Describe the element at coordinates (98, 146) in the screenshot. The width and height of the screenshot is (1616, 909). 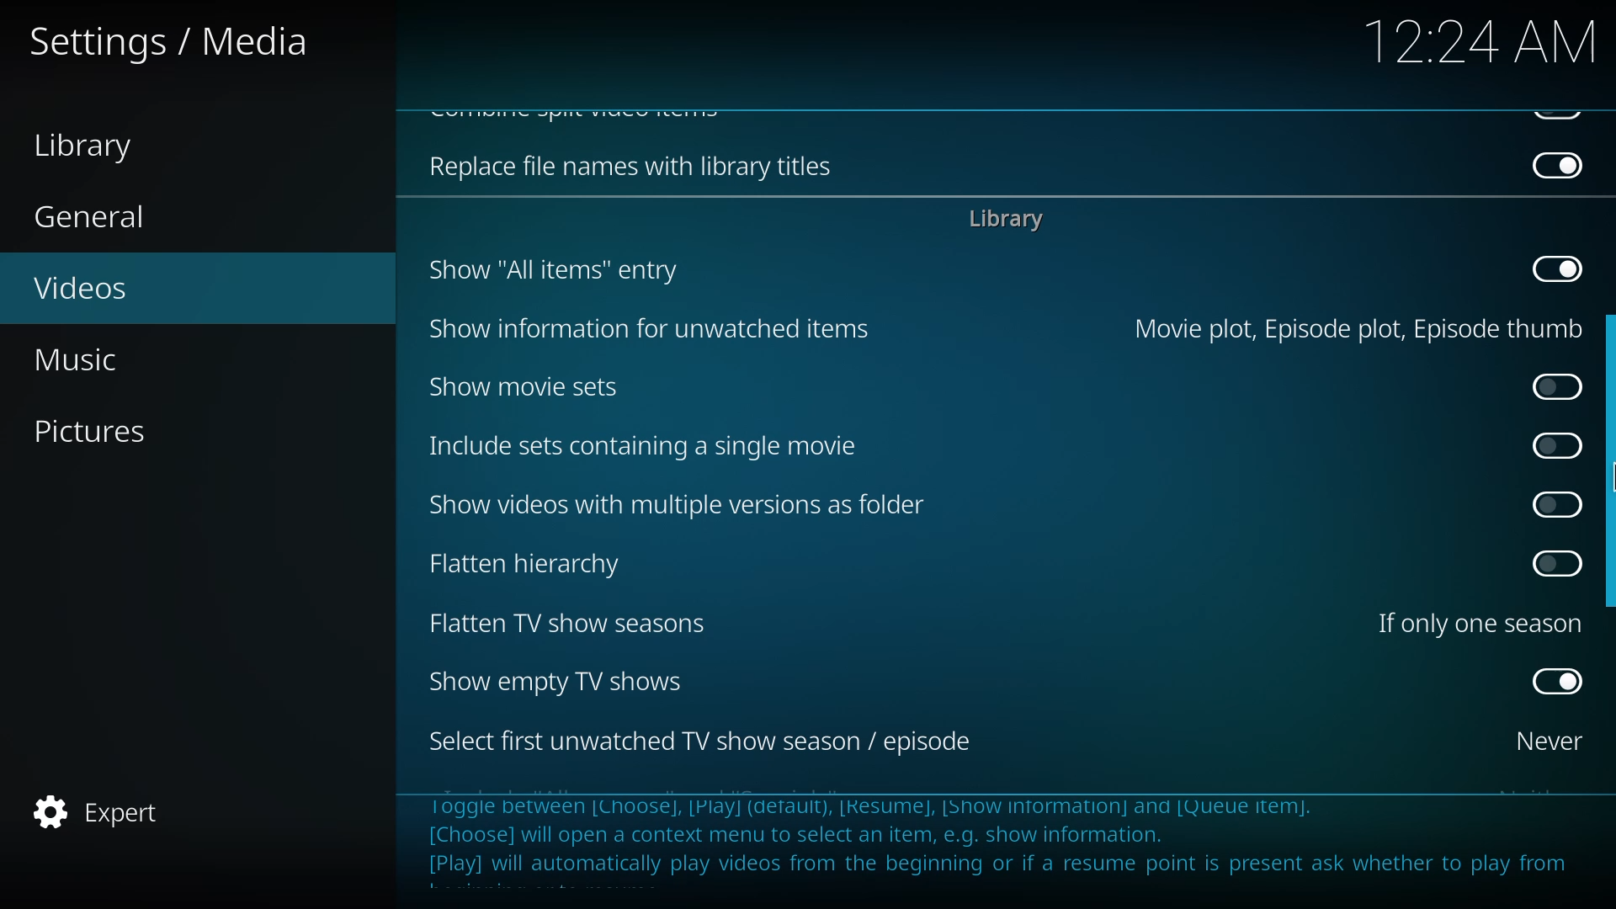
I see `library` at that location.